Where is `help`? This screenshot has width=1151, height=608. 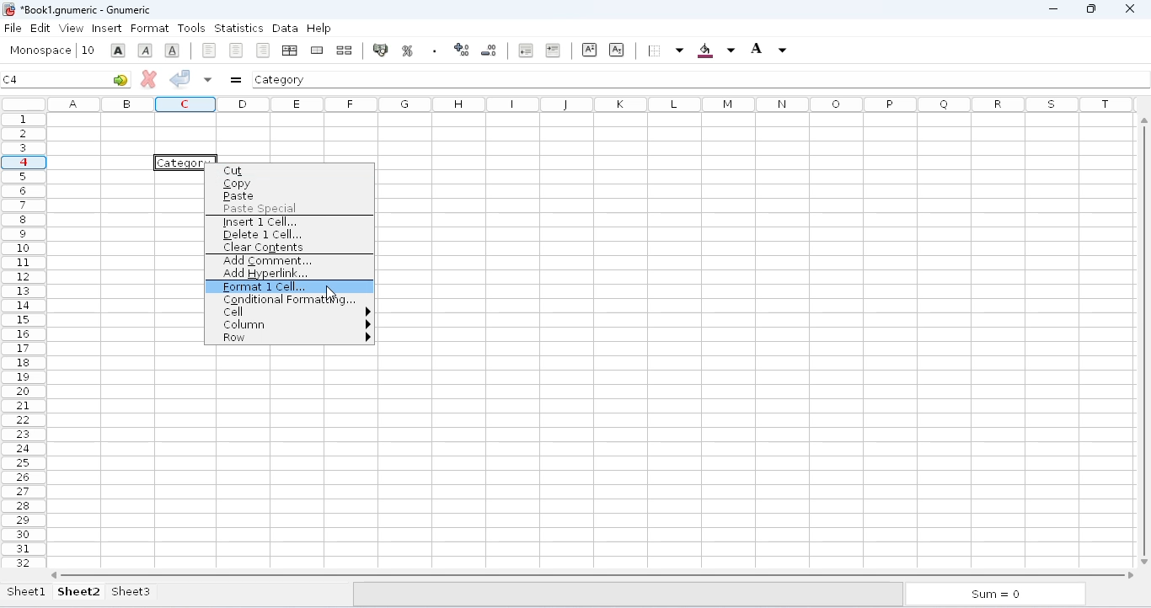
help is located at coordinates (319, 27).